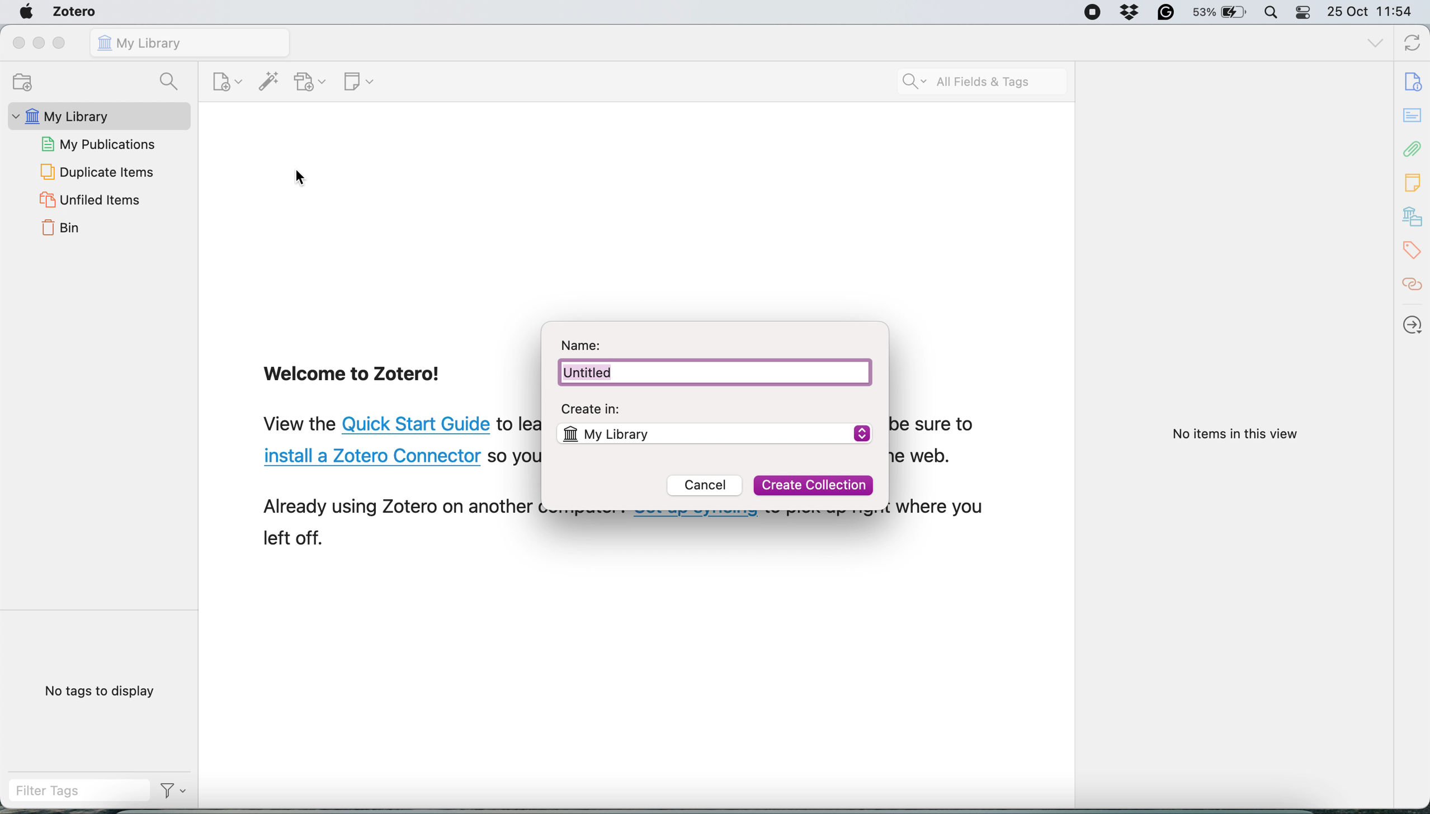  What do you see at coordinates (17, 42) in the screenshot?
I see `close` at bounding box center [17, 42].